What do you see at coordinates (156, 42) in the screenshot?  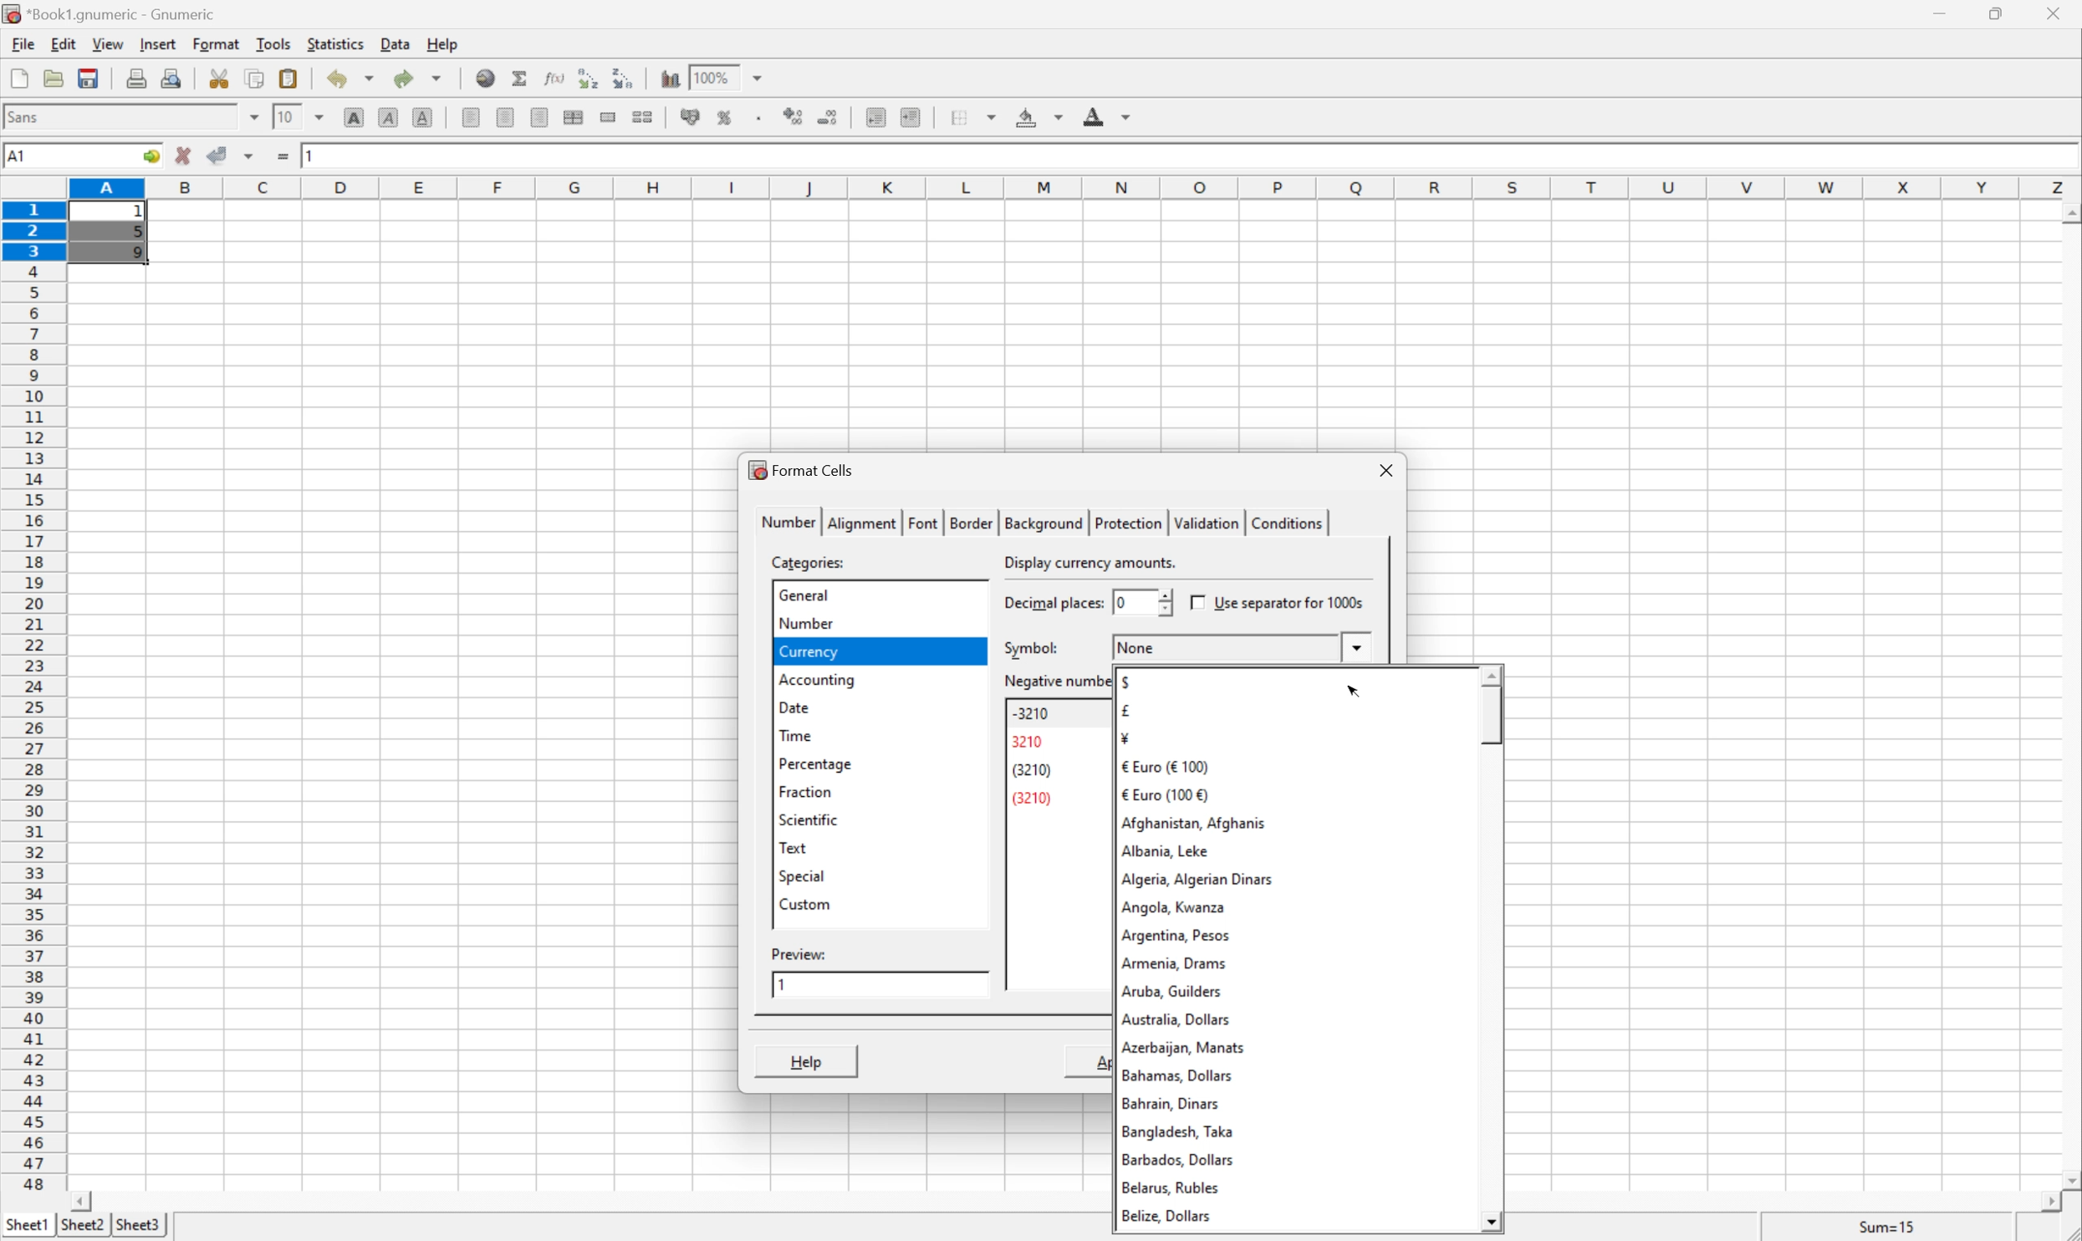 I see `insert` at bounding box center [156, 42].